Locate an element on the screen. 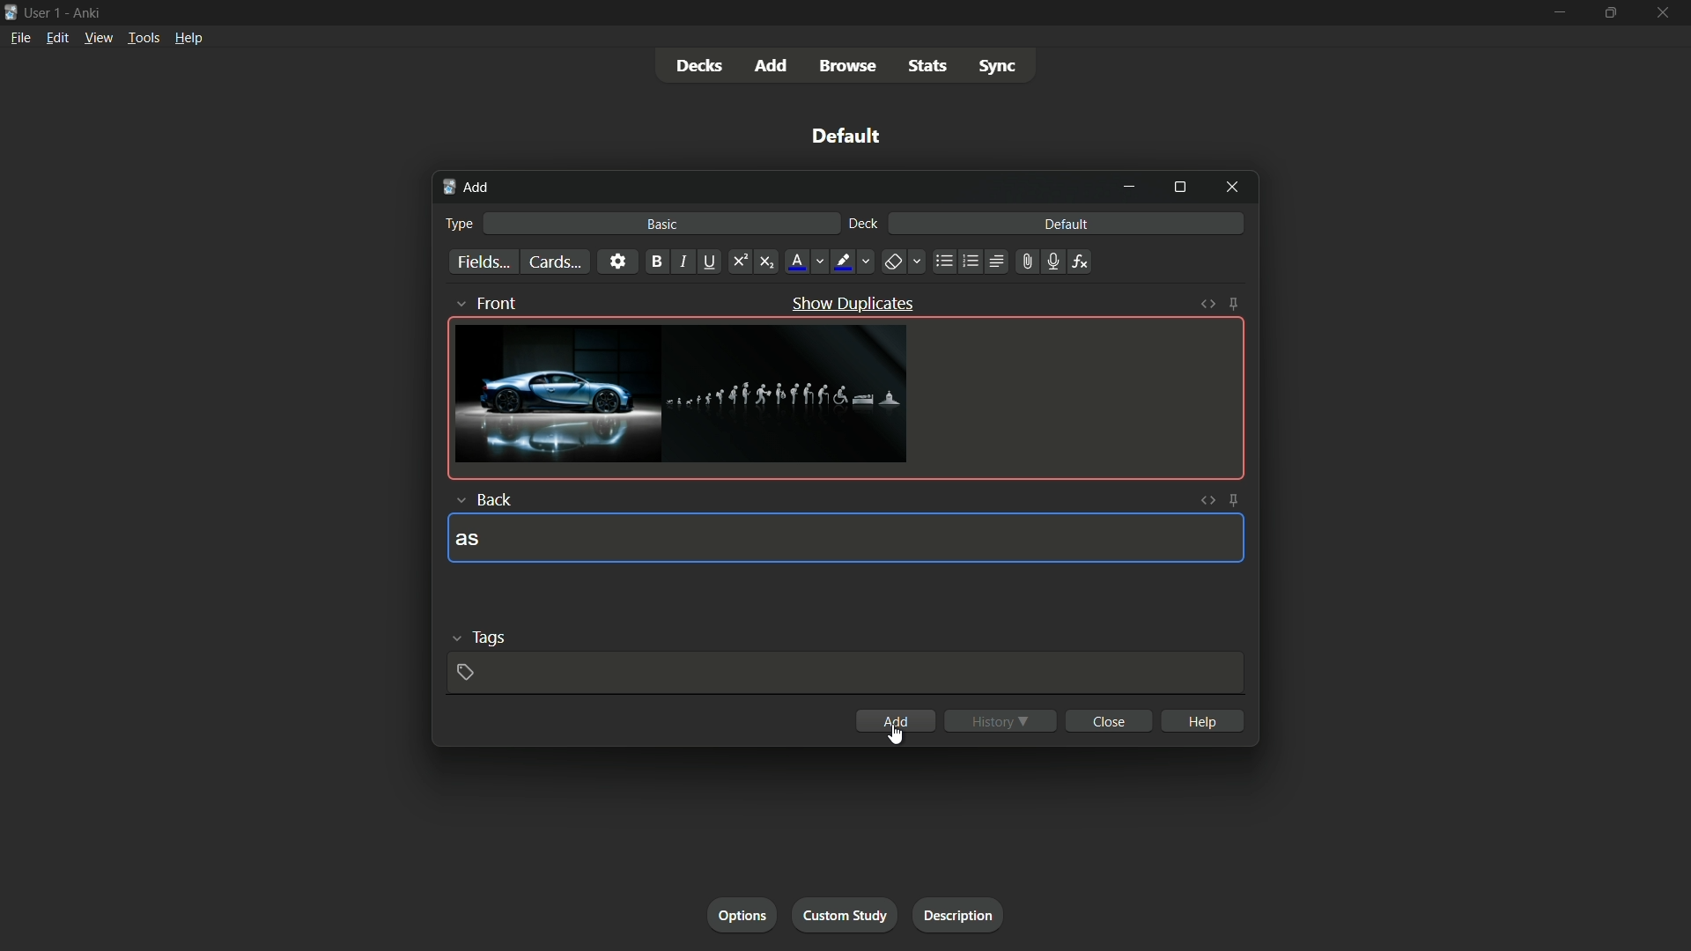 The image size is (1691, 951). close window is located at coordinates (1233, 188).